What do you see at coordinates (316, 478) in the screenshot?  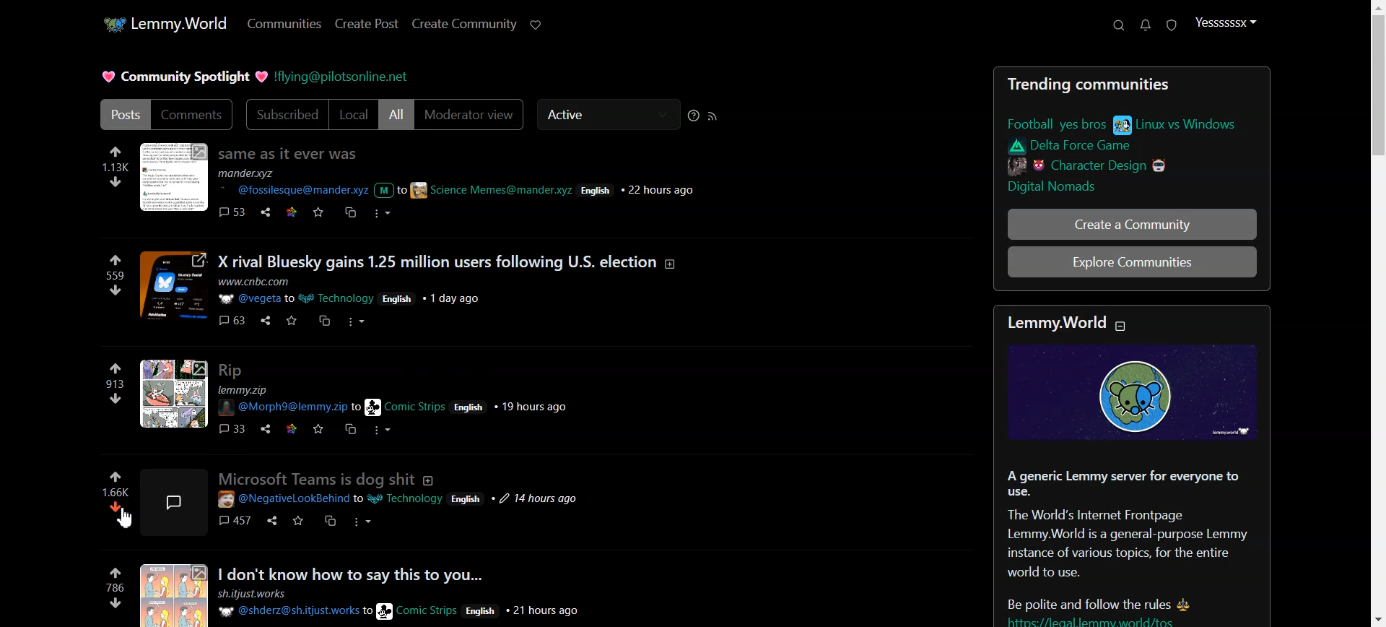 I see `Text` at bounding box center [316, 478].